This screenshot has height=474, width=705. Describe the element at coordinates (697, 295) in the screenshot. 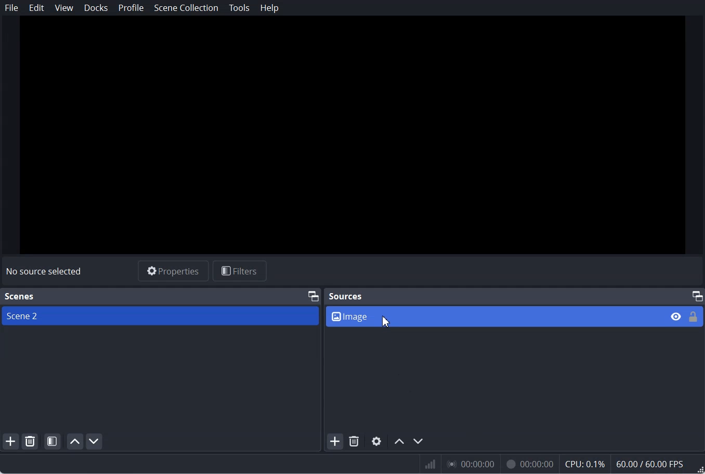

I see `Maximum` at that location.